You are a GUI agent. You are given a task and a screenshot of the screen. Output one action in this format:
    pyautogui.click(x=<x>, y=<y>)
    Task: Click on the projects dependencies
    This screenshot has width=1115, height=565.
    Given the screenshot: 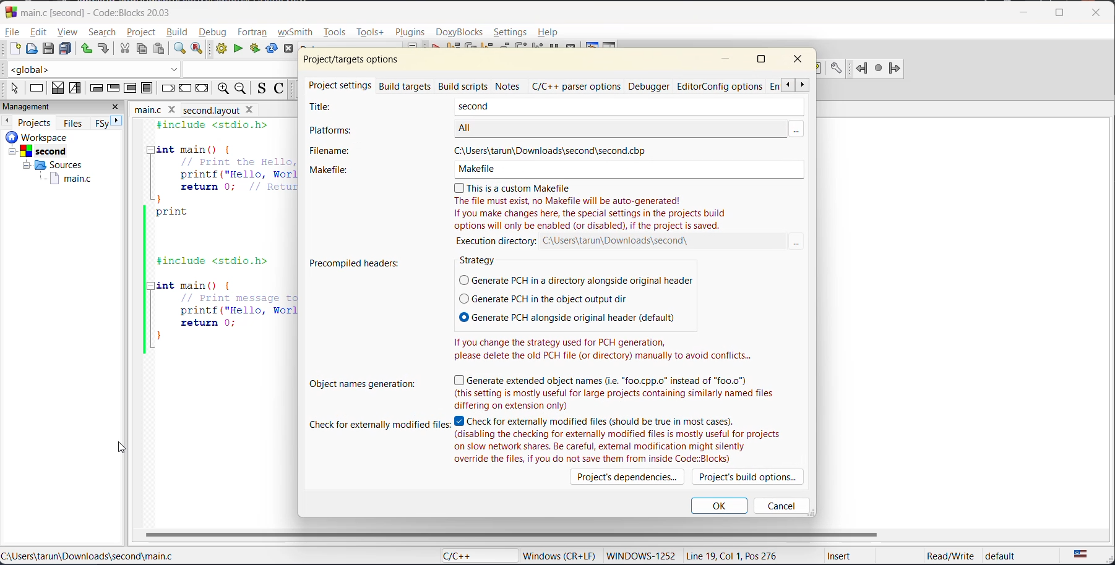 What is the action you would take?
    pyautogui.click(x=619, y=478)
    